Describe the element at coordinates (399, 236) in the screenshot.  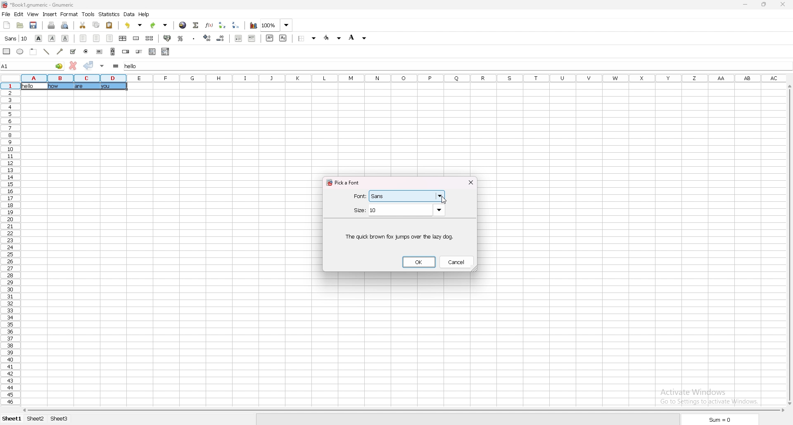
I see `sample text` at that location.